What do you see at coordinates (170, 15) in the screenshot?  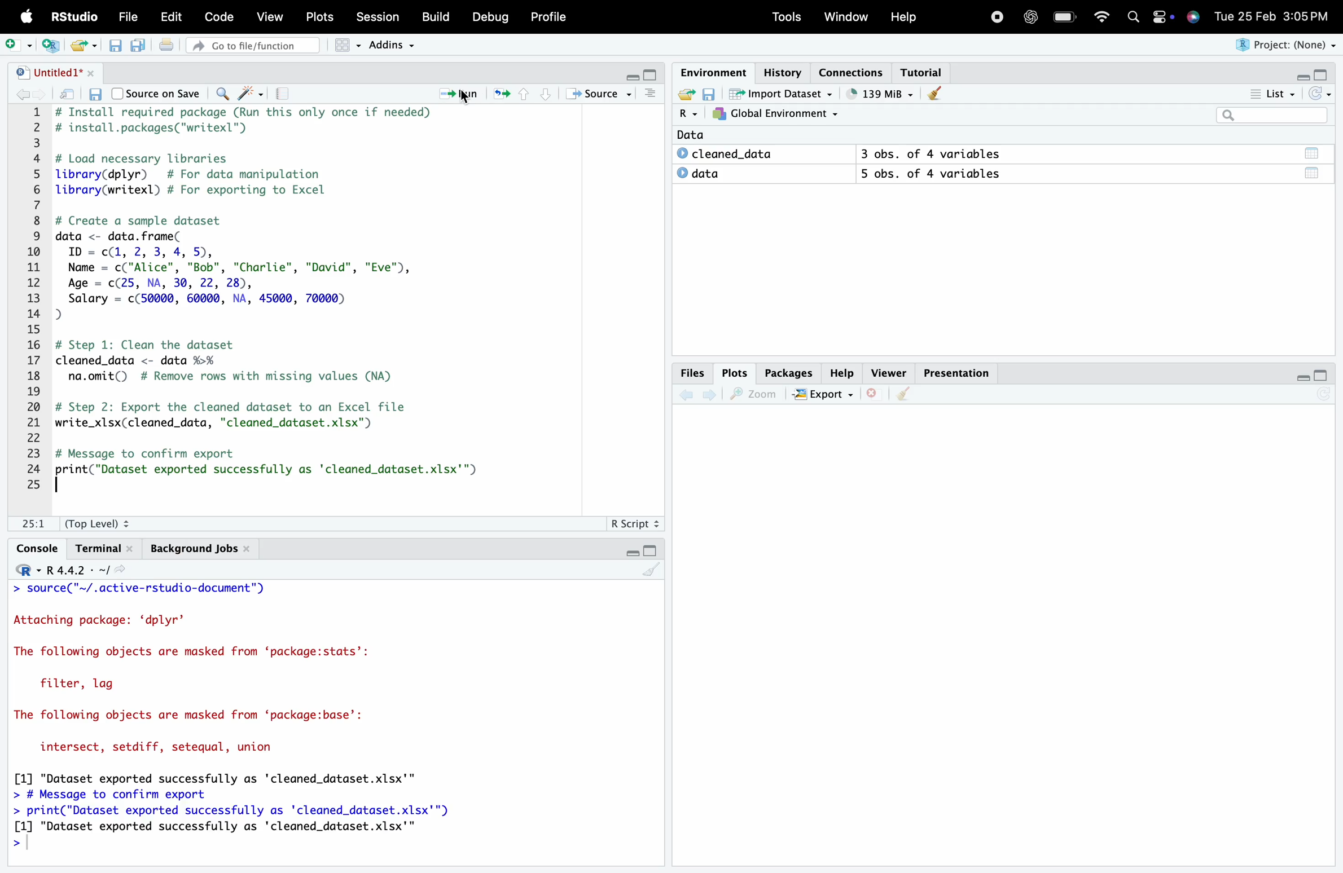 I see `Edit` at bounding box center [170, 15].